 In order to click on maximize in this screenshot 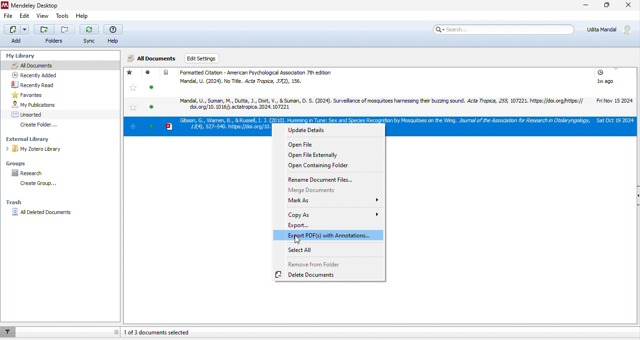, I will do `click(608, 5)`.